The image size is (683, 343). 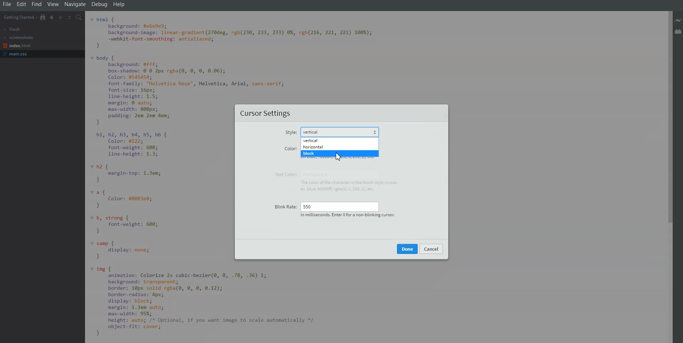 I want to click on Cancel, so click(x=431, y=249).